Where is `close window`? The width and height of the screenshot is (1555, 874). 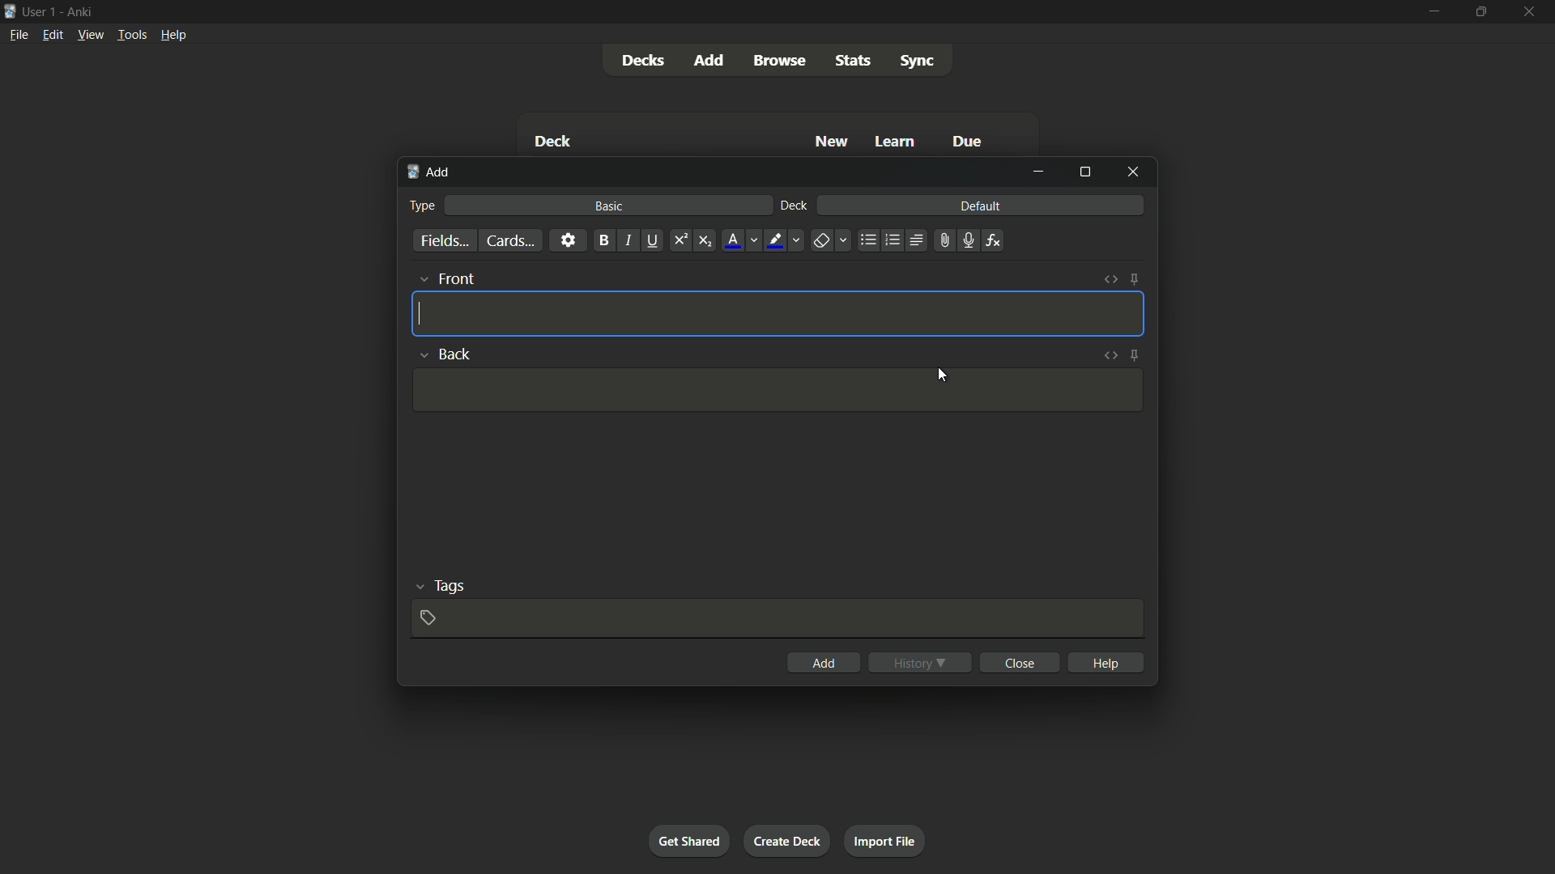 close window is located at coordinates (1133, 172).